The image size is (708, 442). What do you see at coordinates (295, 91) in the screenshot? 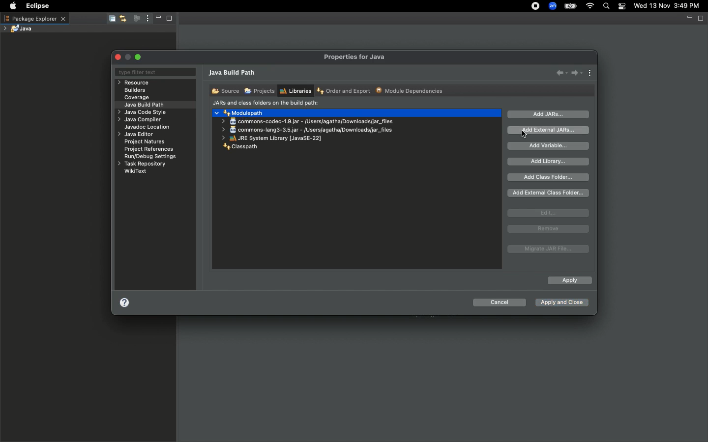
I see `Libraries` at bounding box center [295, 91].